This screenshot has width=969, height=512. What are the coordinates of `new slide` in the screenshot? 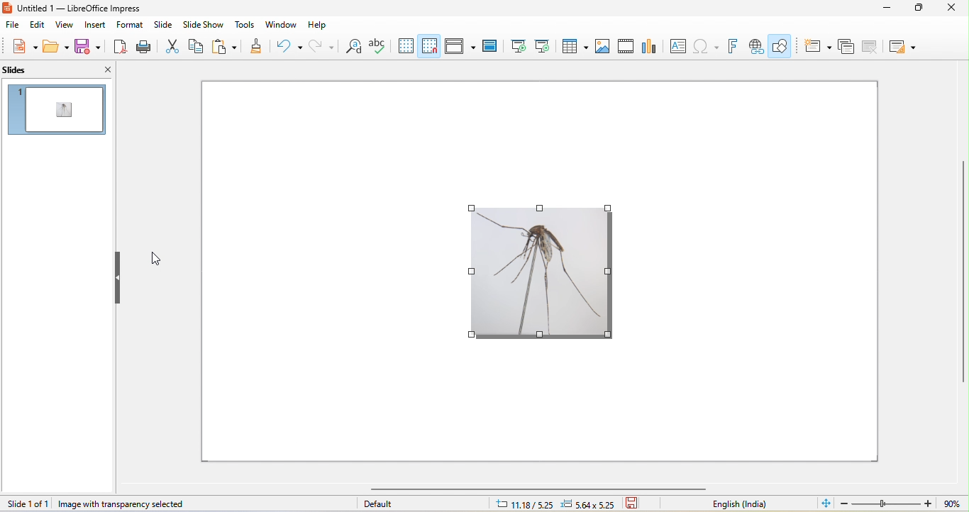 It's located at (814, 45).